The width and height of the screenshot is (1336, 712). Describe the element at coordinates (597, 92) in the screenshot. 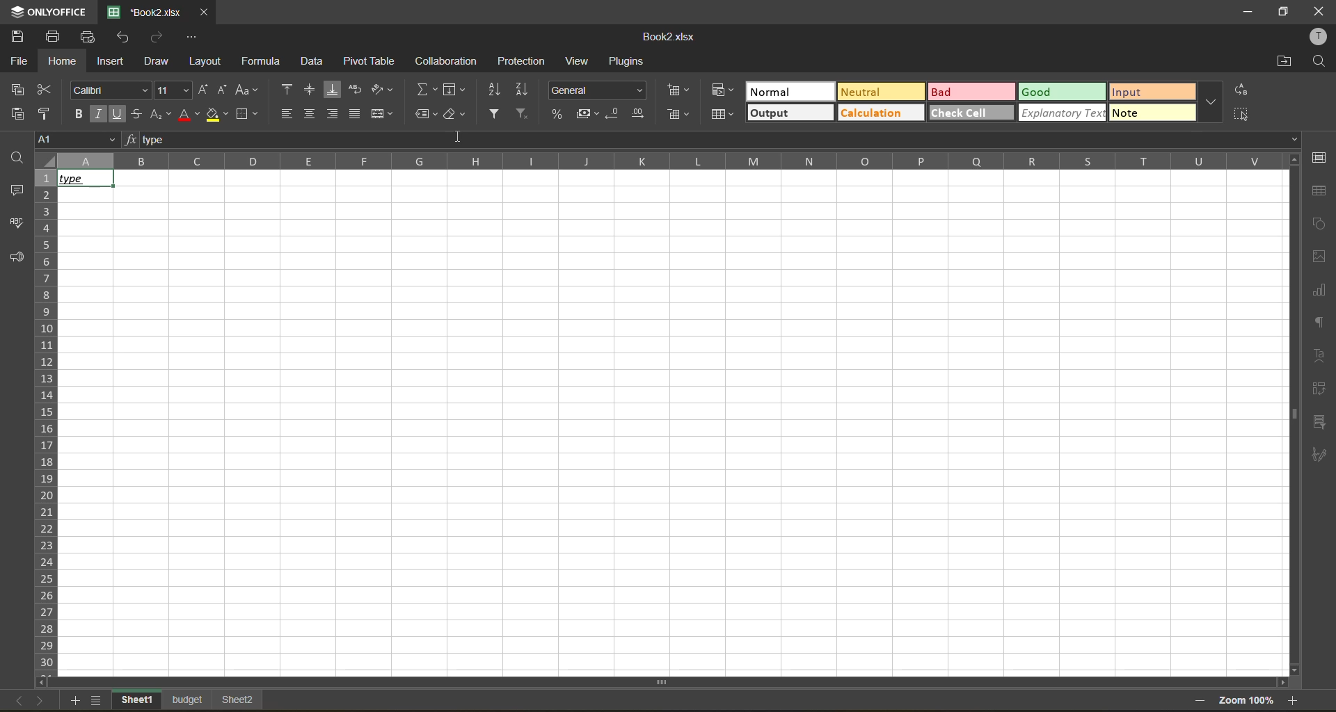

I see `number format` at that location.